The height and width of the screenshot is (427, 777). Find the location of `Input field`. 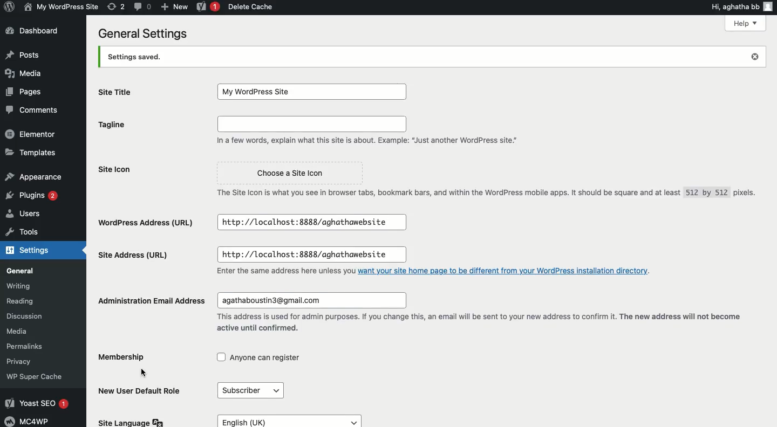

Input field is located at coordinates (311, 125).